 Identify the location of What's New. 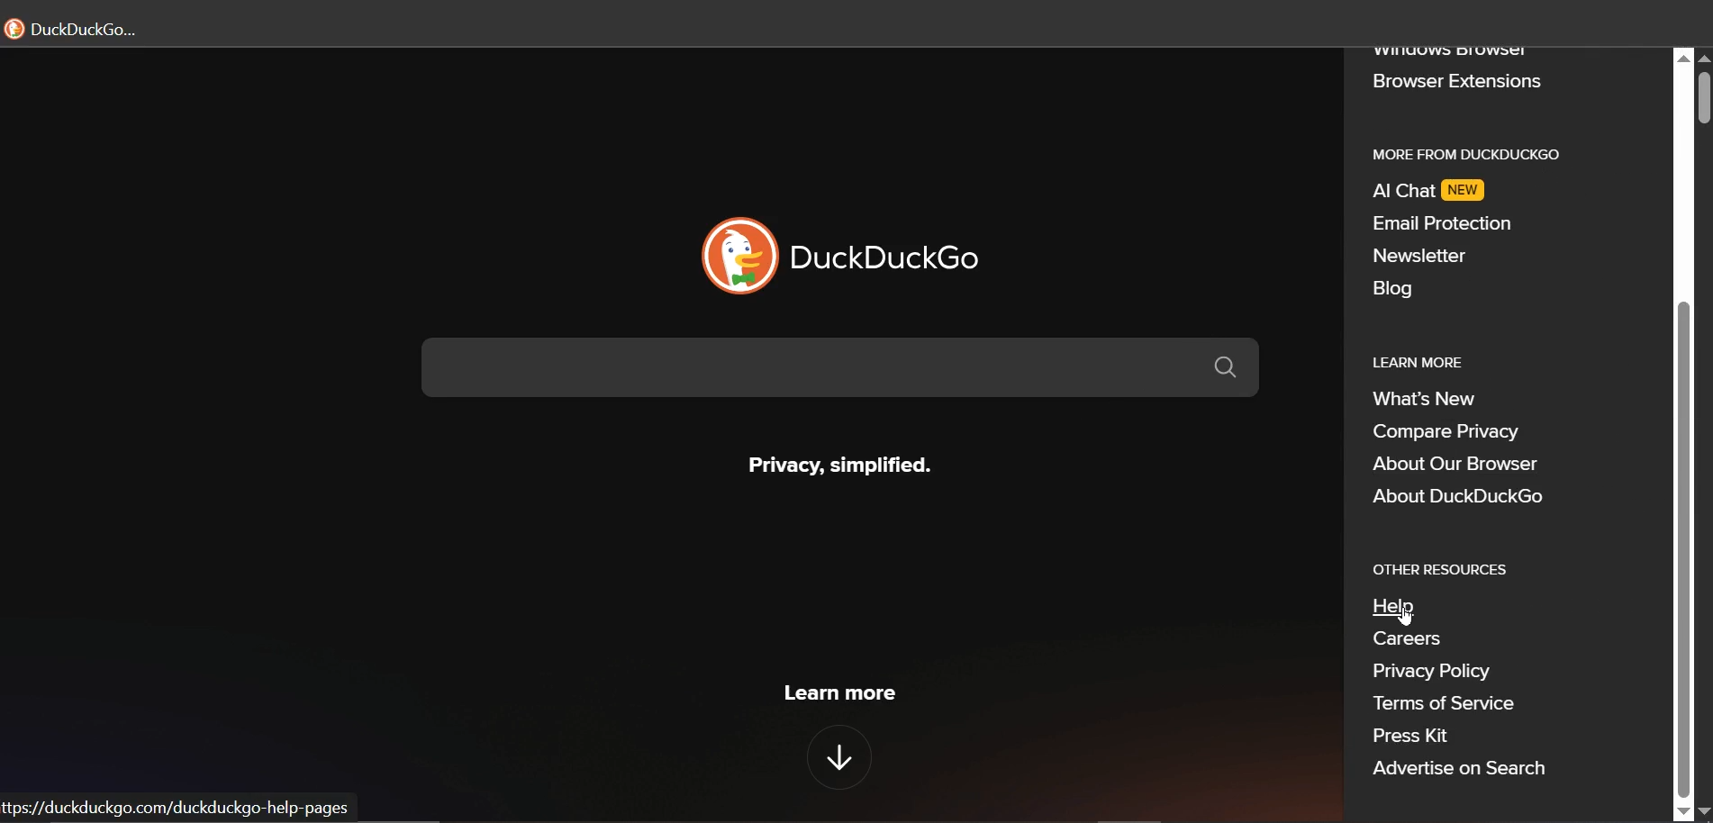
(1431, 400).